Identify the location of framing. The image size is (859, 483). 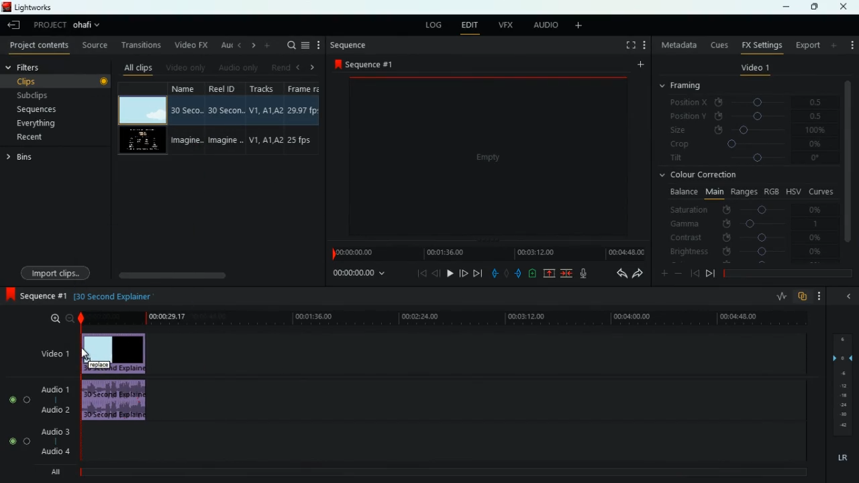
(682, 86).